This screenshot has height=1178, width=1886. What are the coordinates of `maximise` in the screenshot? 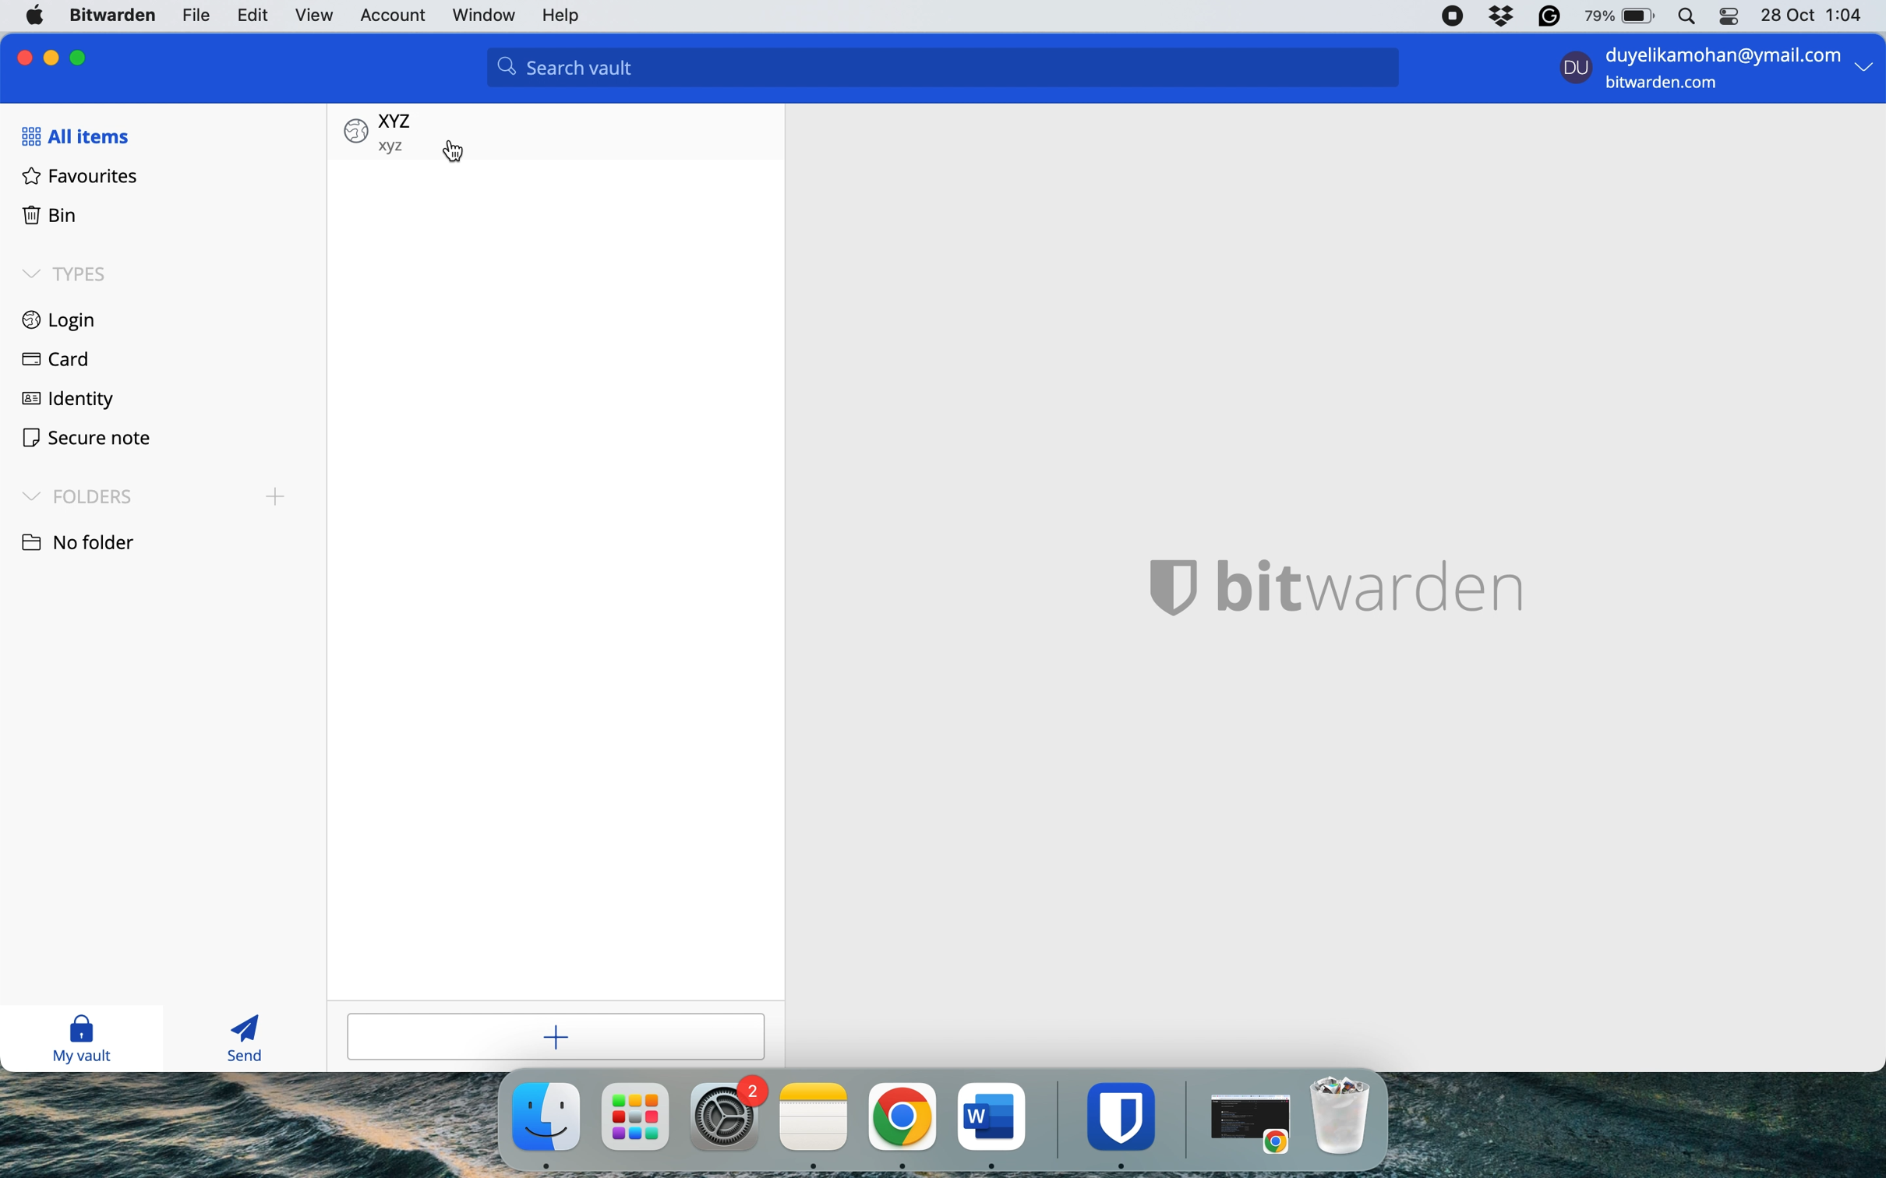 It's located at (83, 55).